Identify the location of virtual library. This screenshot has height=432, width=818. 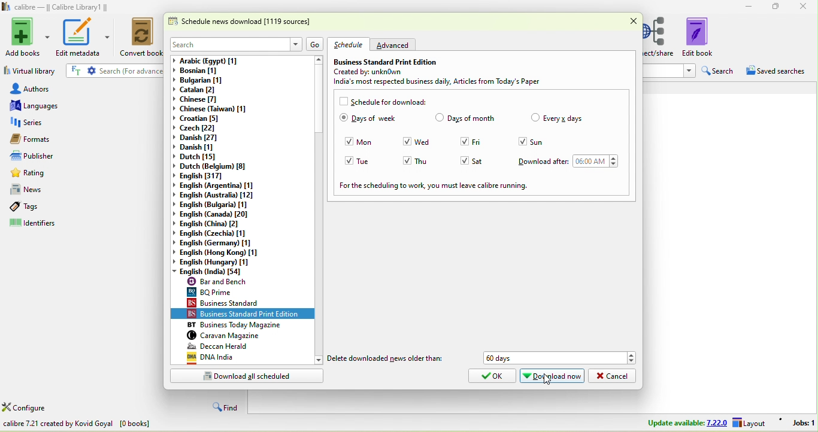
(31, 70).